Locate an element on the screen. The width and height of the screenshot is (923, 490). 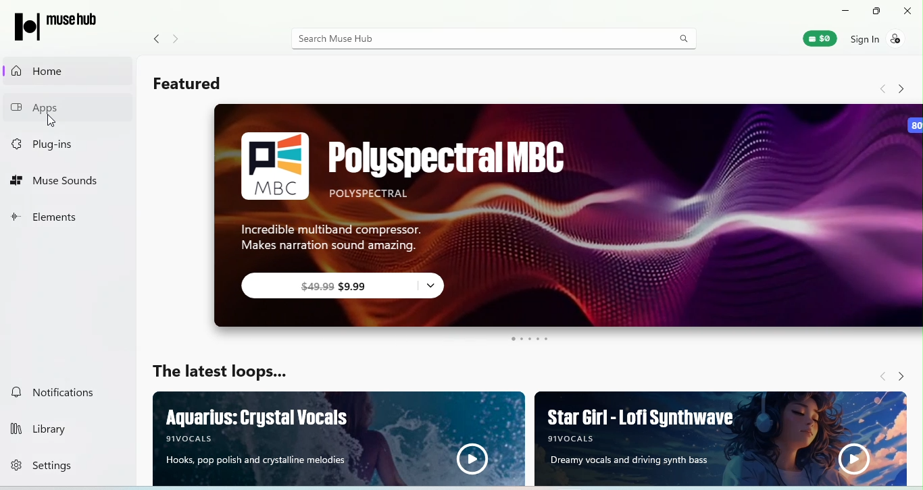
J
Incredible multiband compressor.
Makes narration sound amazing. is located at coordinates (334, 236).